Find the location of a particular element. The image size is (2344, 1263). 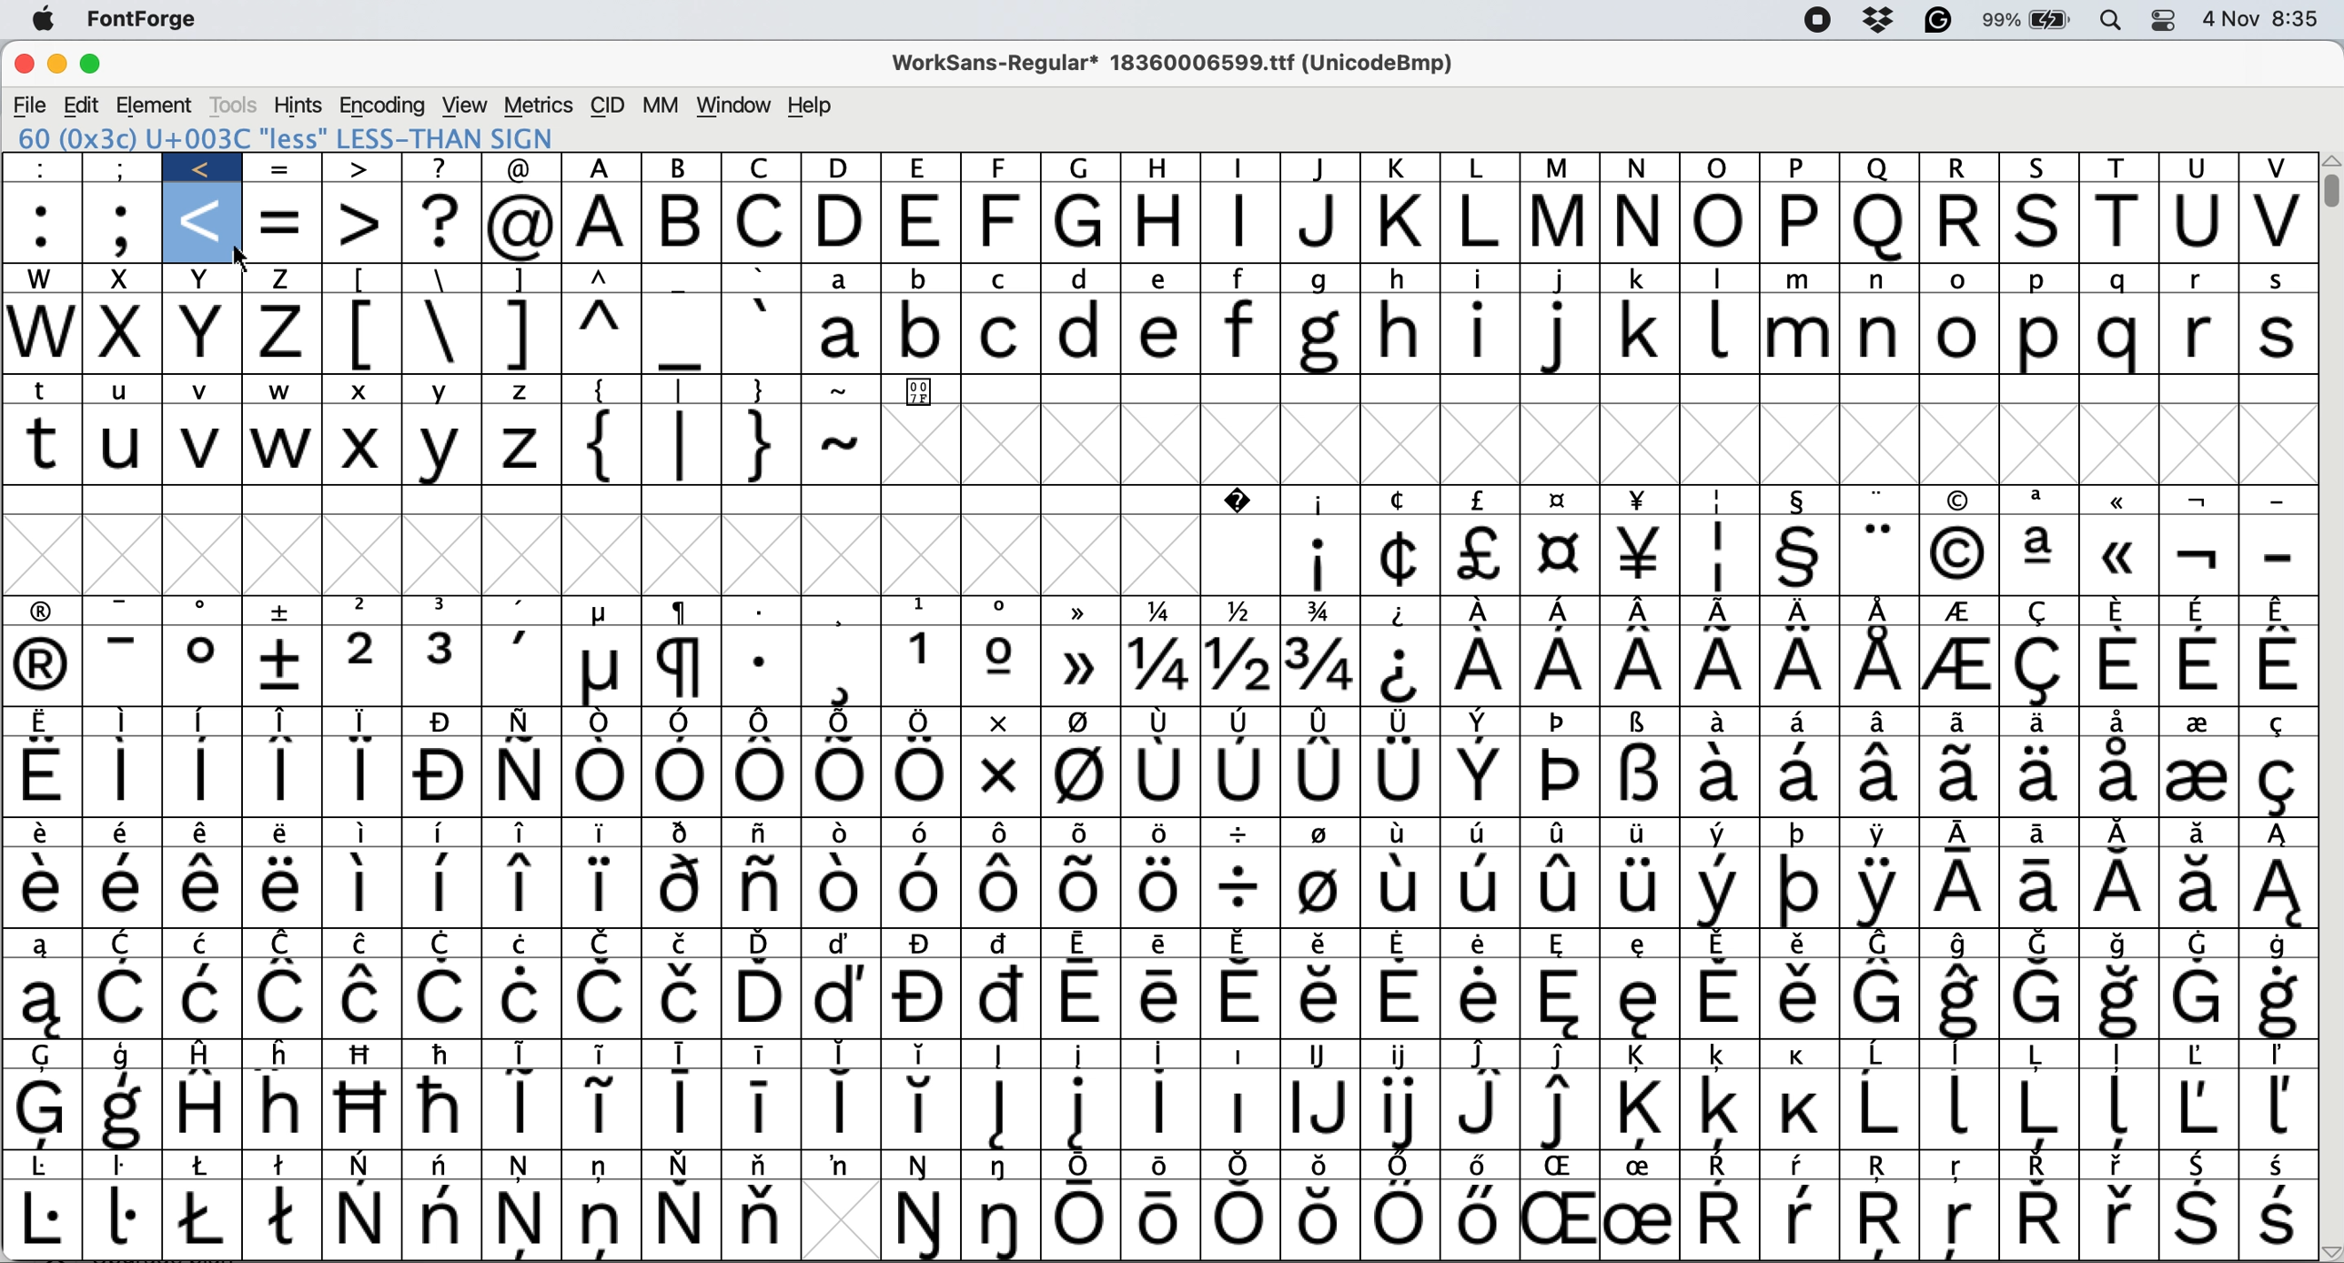

Symbol is located at coordinates (1238, 941).